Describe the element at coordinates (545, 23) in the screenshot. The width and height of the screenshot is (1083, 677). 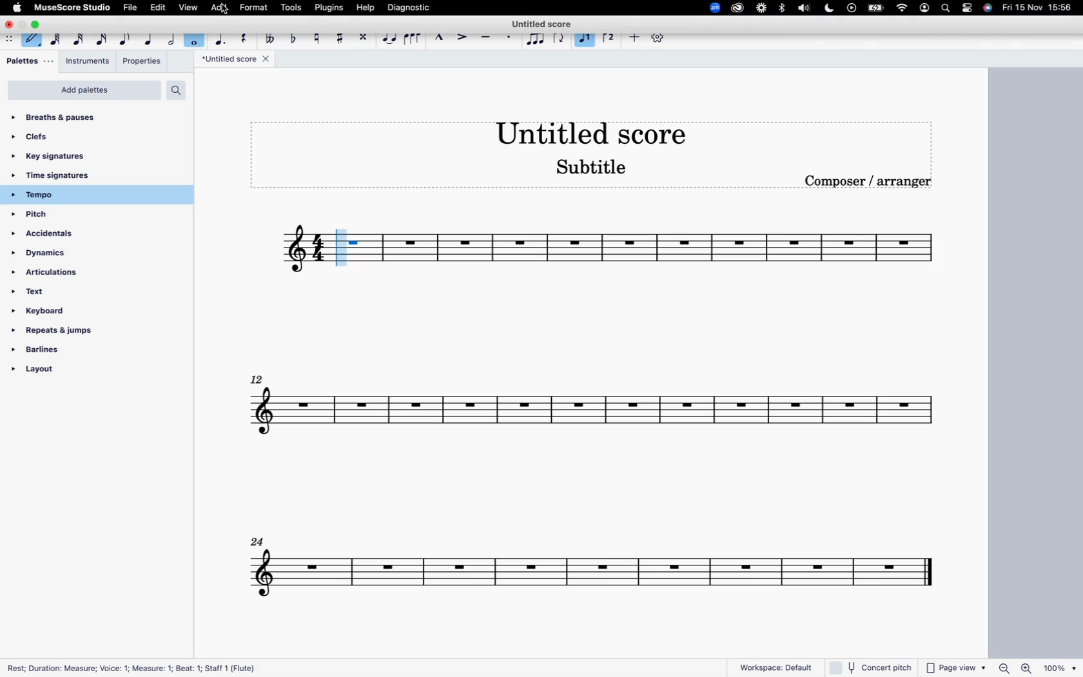
I see `score title` at that location.